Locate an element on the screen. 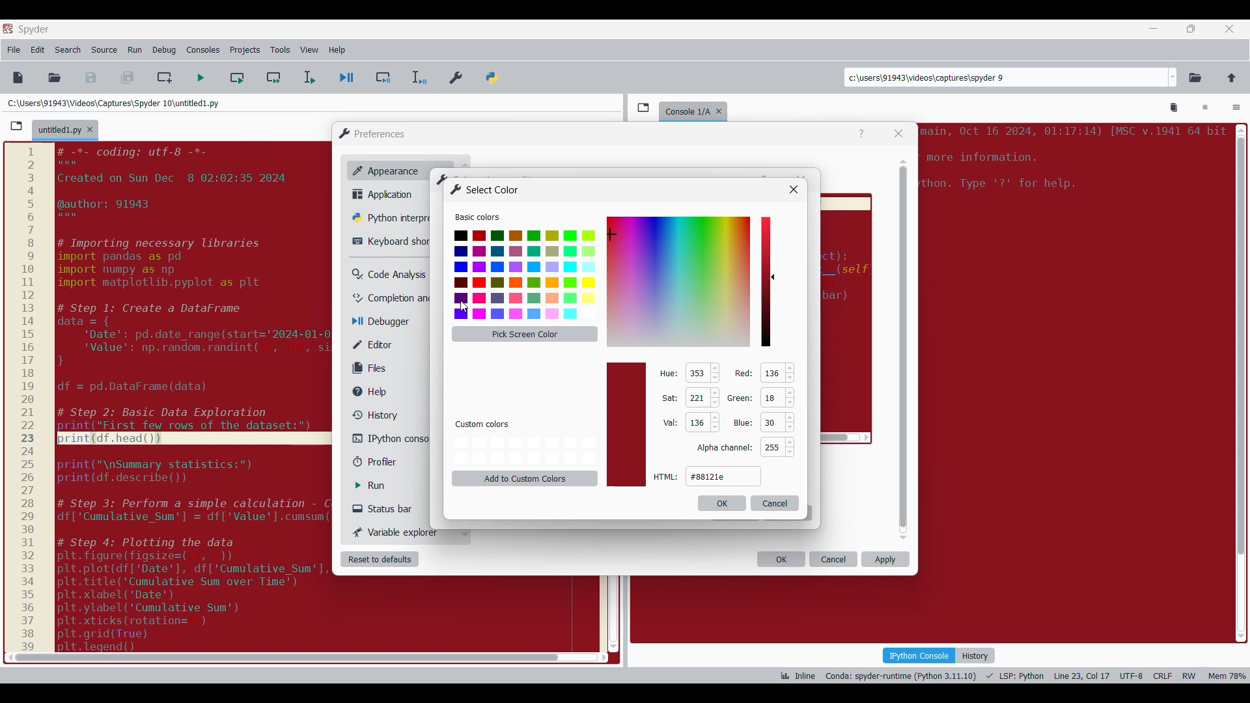 This screenshot has width=1250, height=703. 18 is located at coordinates (773, 397).